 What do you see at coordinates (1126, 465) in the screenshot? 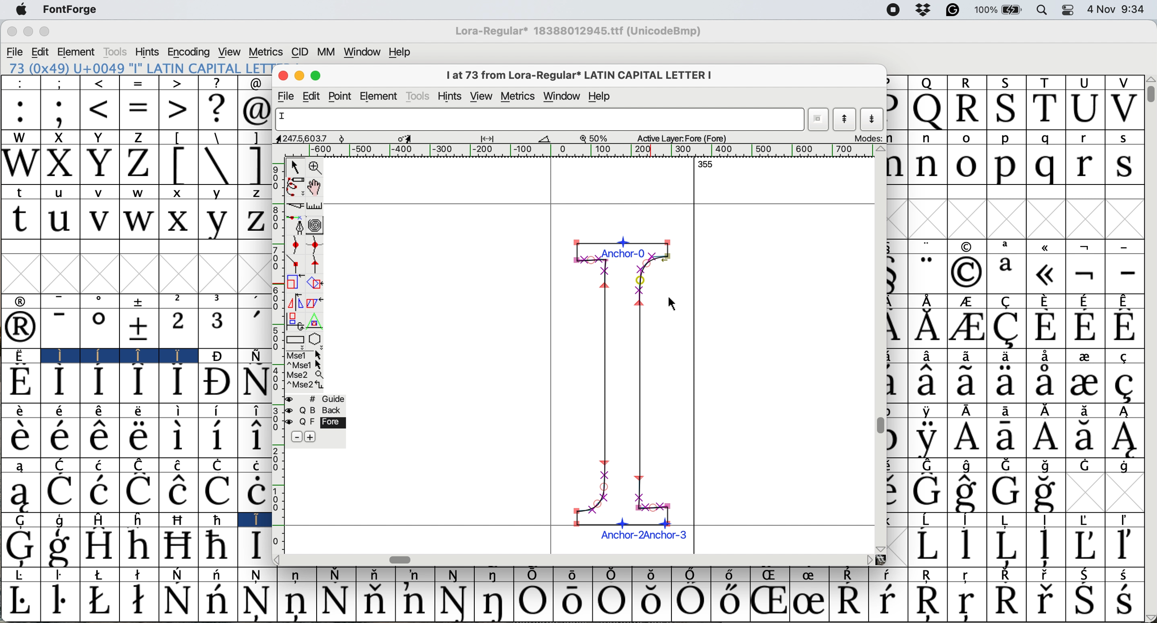
I see `Symbol` at bounding box center [1126, 465].